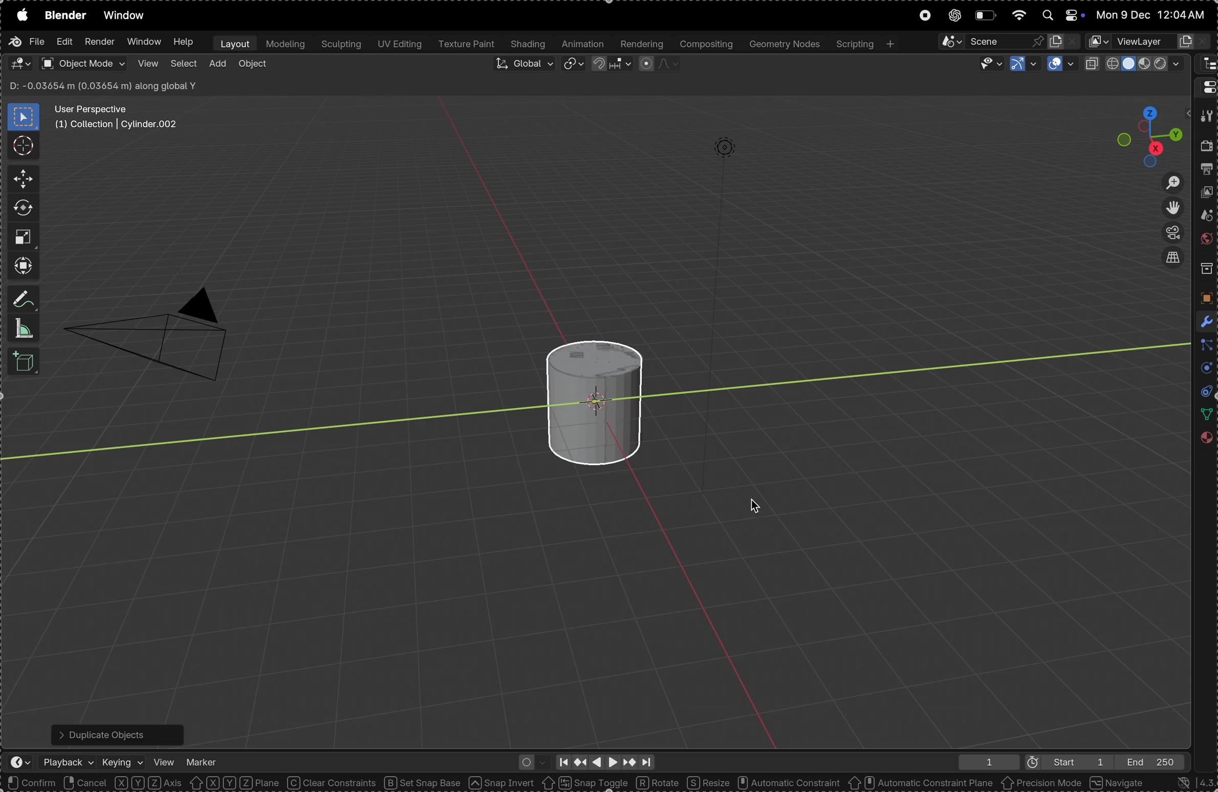  Describe the element at coordinates (62, 43) in the screenshot. I see `Edit` at that location.